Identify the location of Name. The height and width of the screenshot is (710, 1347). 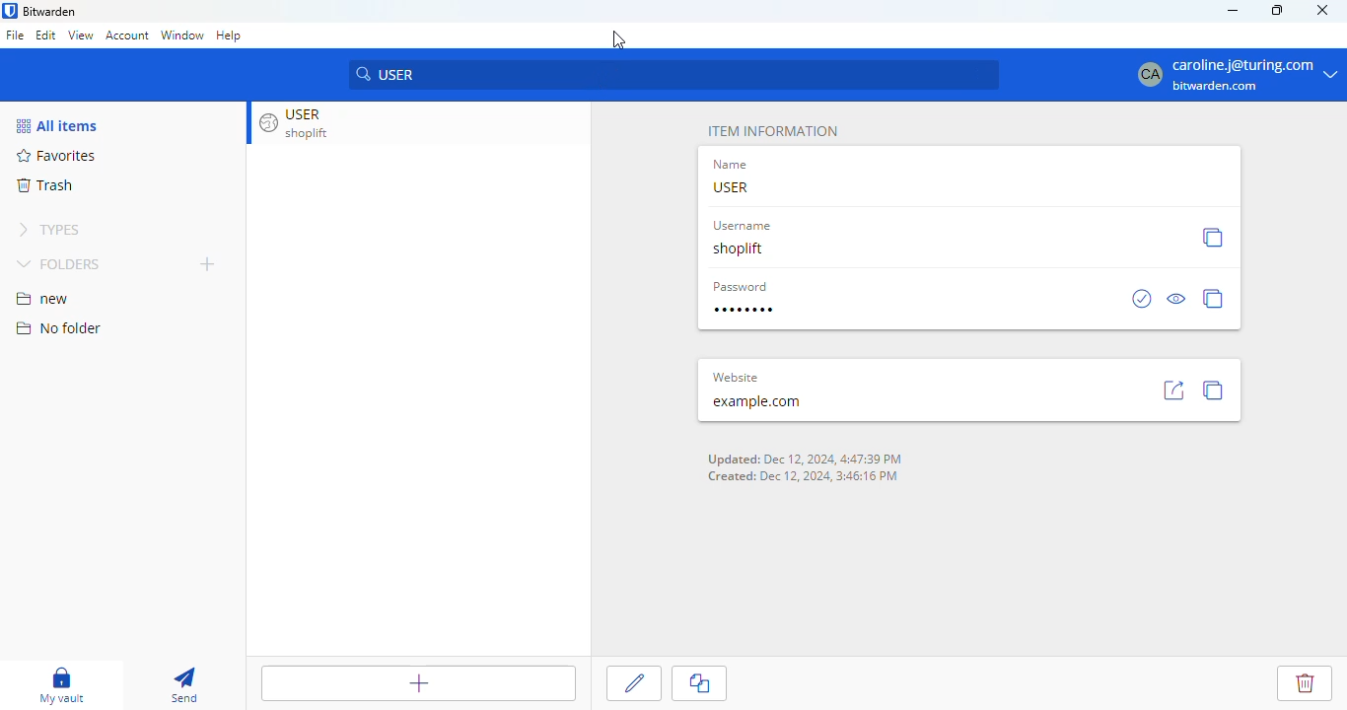
(732, 165).